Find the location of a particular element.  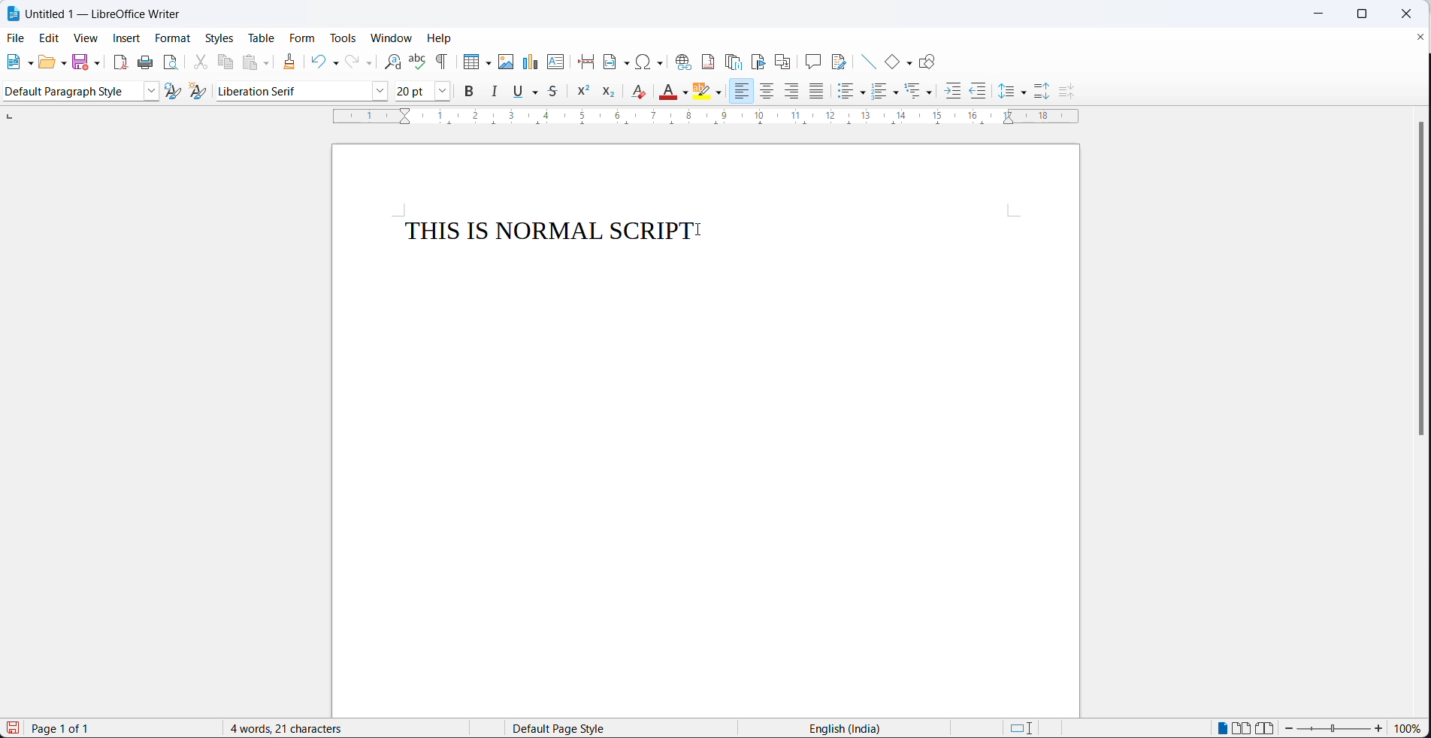

styles is located at coordinates (219, 38).